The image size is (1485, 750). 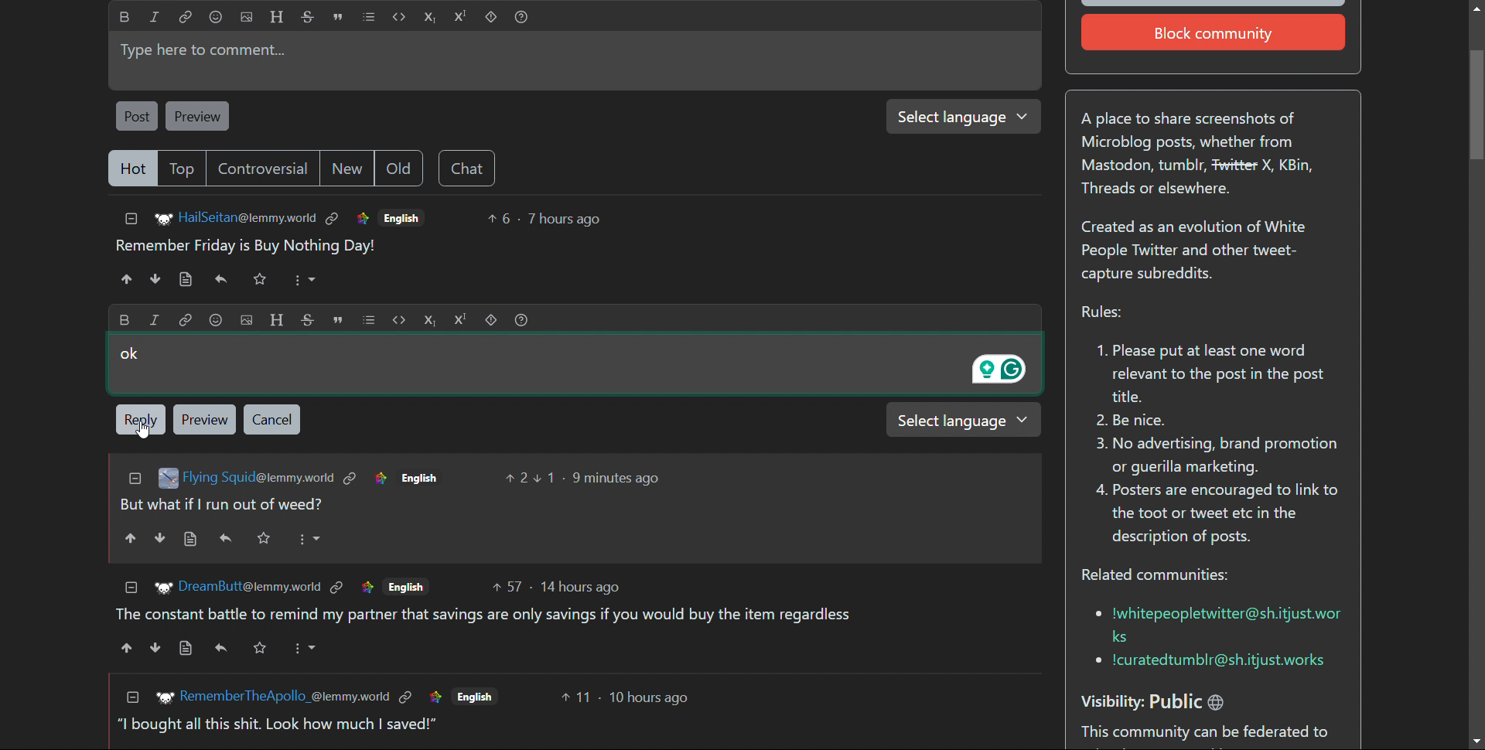 What do you see at coordinates (215, 17) in the screenshot?
I see `emoji` at bounding box center [215, 17].